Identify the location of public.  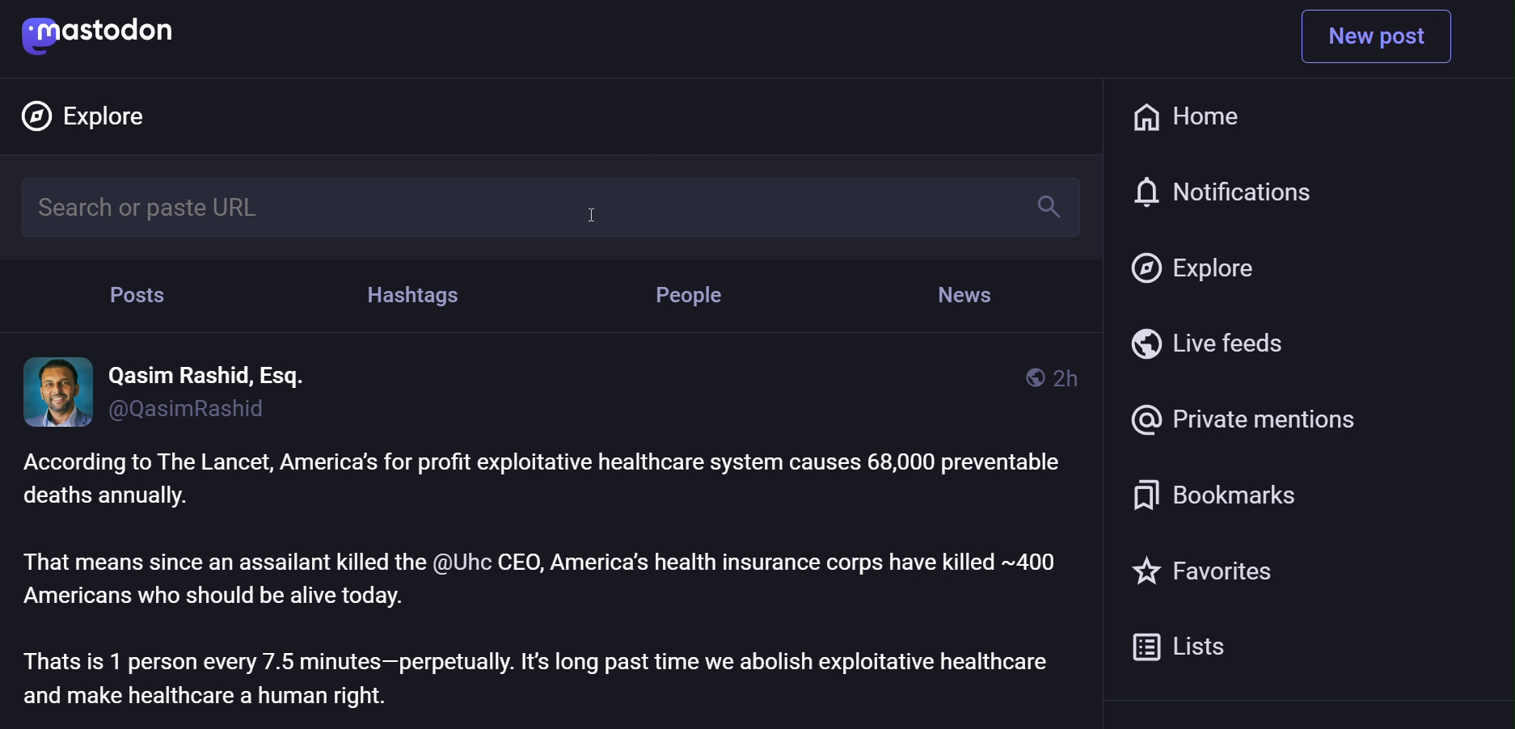
(1035, 376).